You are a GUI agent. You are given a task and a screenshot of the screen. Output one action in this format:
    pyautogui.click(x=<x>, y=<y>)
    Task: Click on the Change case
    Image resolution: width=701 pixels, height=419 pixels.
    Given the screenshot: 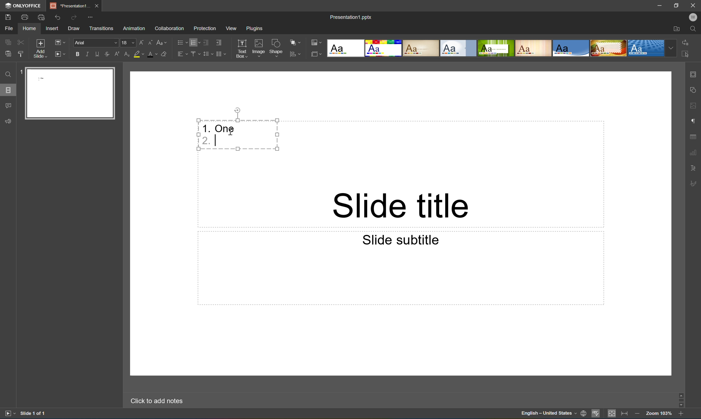 What is the action you would take?
    pyautogui.click(x=160, y=43)
    